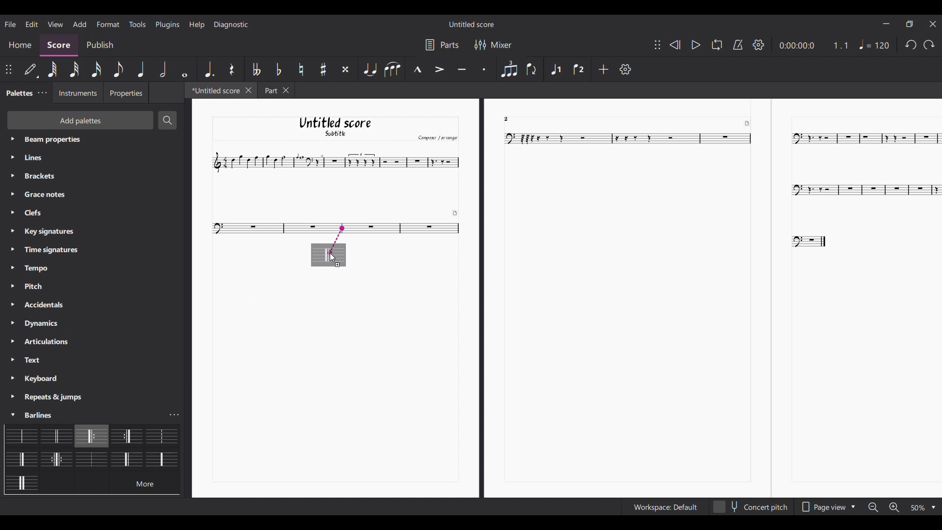 This screenshot has width=942, height=530. Describe the element at coordinates (39, 379) in the screenshot. I see `Palette settings` at that location.